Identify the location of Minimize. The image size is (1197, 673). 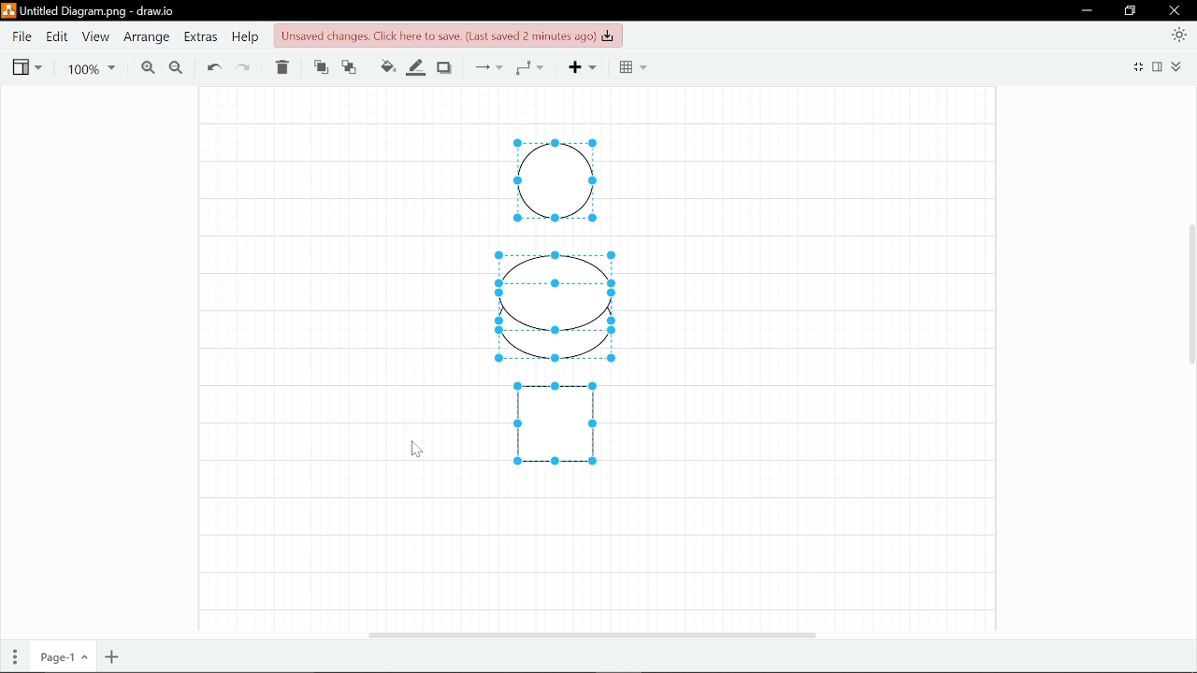
(1087, 11).